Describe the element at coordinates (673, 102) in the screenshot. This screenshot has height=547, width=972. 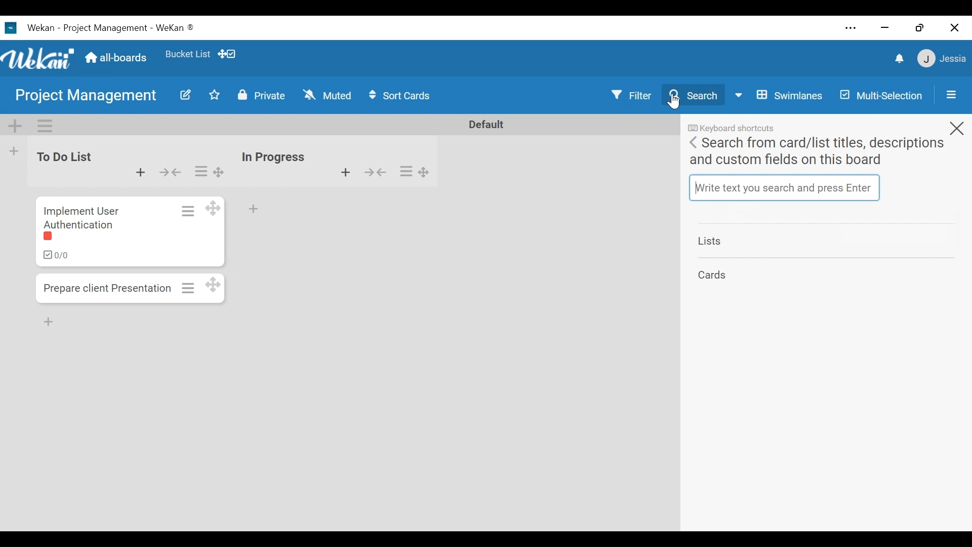
I see `Cursor` at that location.